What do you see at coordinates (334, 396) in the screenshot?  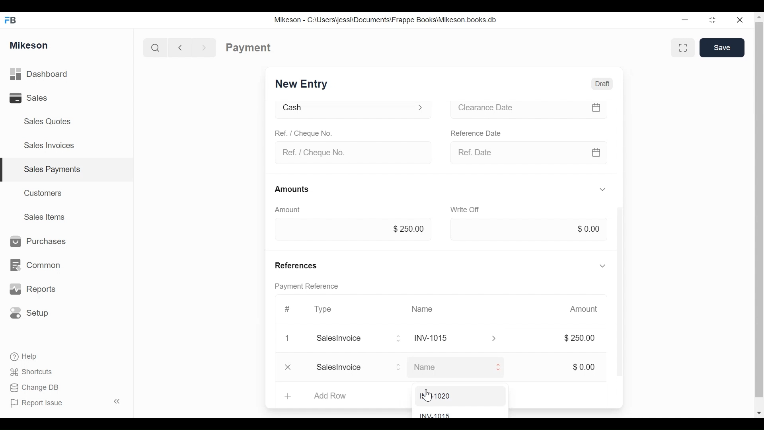 I see `Add Row` at bounding box center [334, 396].